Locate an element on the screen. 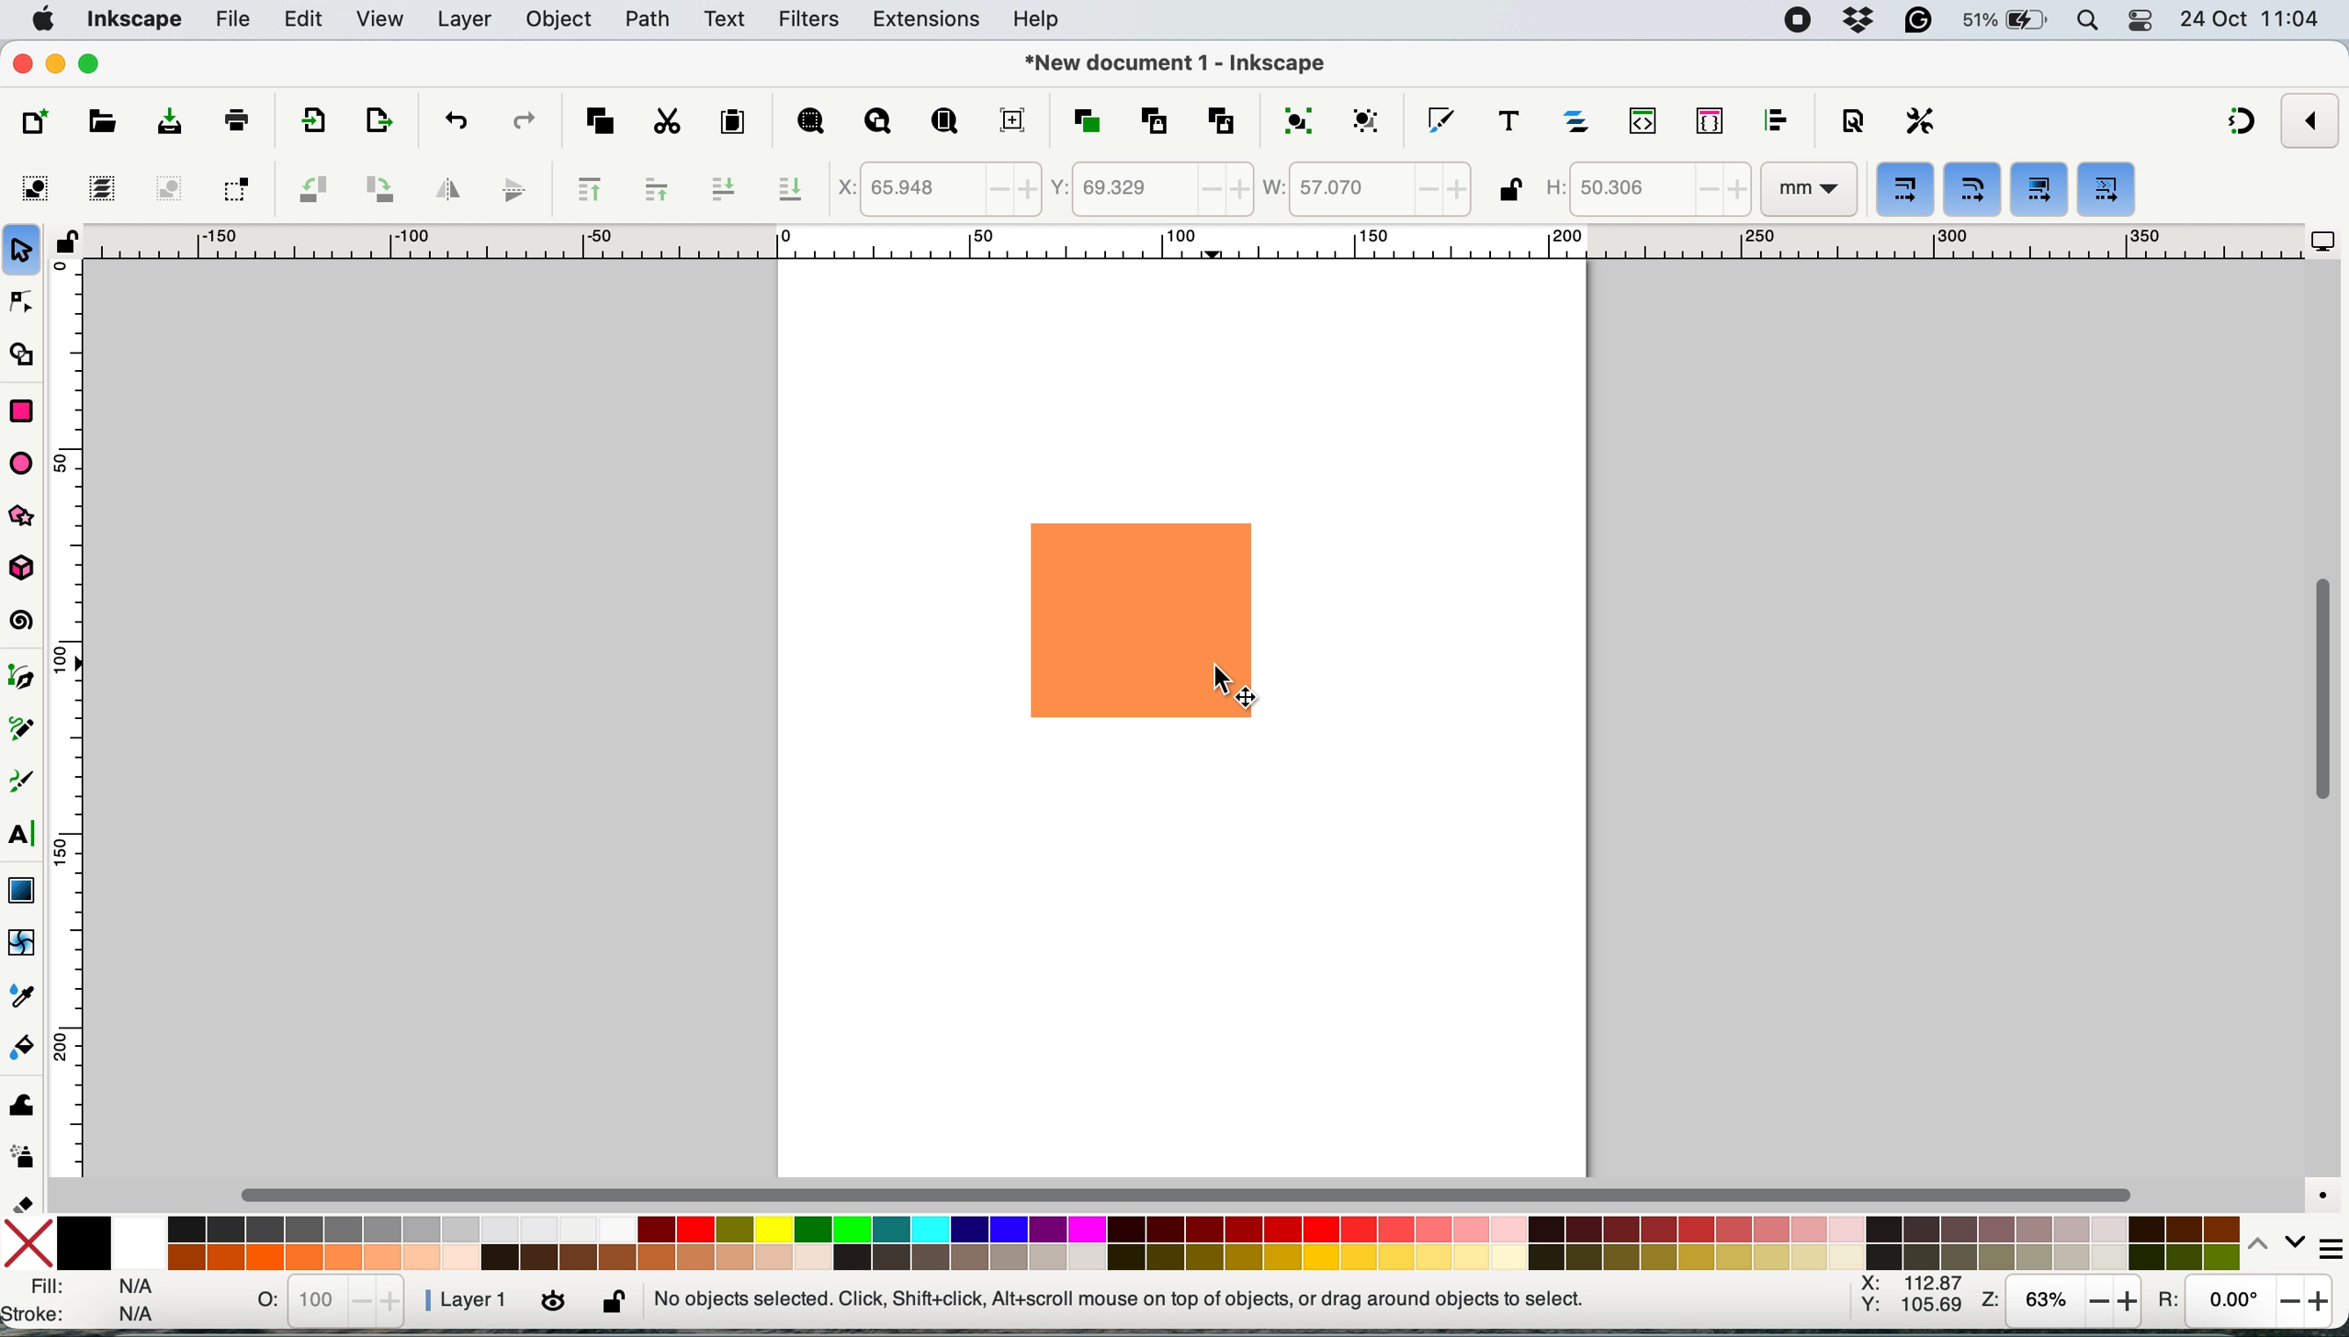 Image resolution: width=2349 pixels, height=1337 pixels. move patterns is located at coordinates (2106, 191).